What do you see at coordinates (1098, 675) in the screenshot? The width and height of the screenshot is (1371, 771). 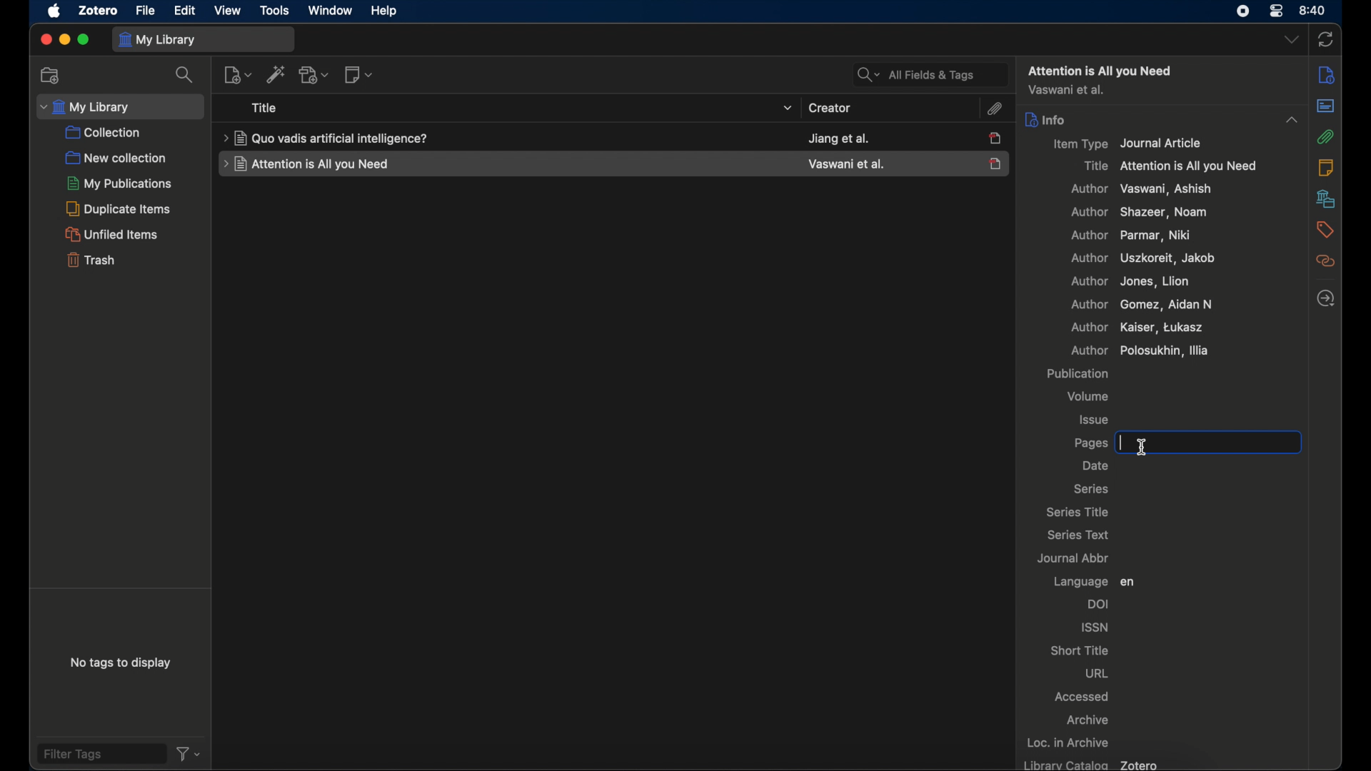 I see `url` at bounding box center [1098, 675].